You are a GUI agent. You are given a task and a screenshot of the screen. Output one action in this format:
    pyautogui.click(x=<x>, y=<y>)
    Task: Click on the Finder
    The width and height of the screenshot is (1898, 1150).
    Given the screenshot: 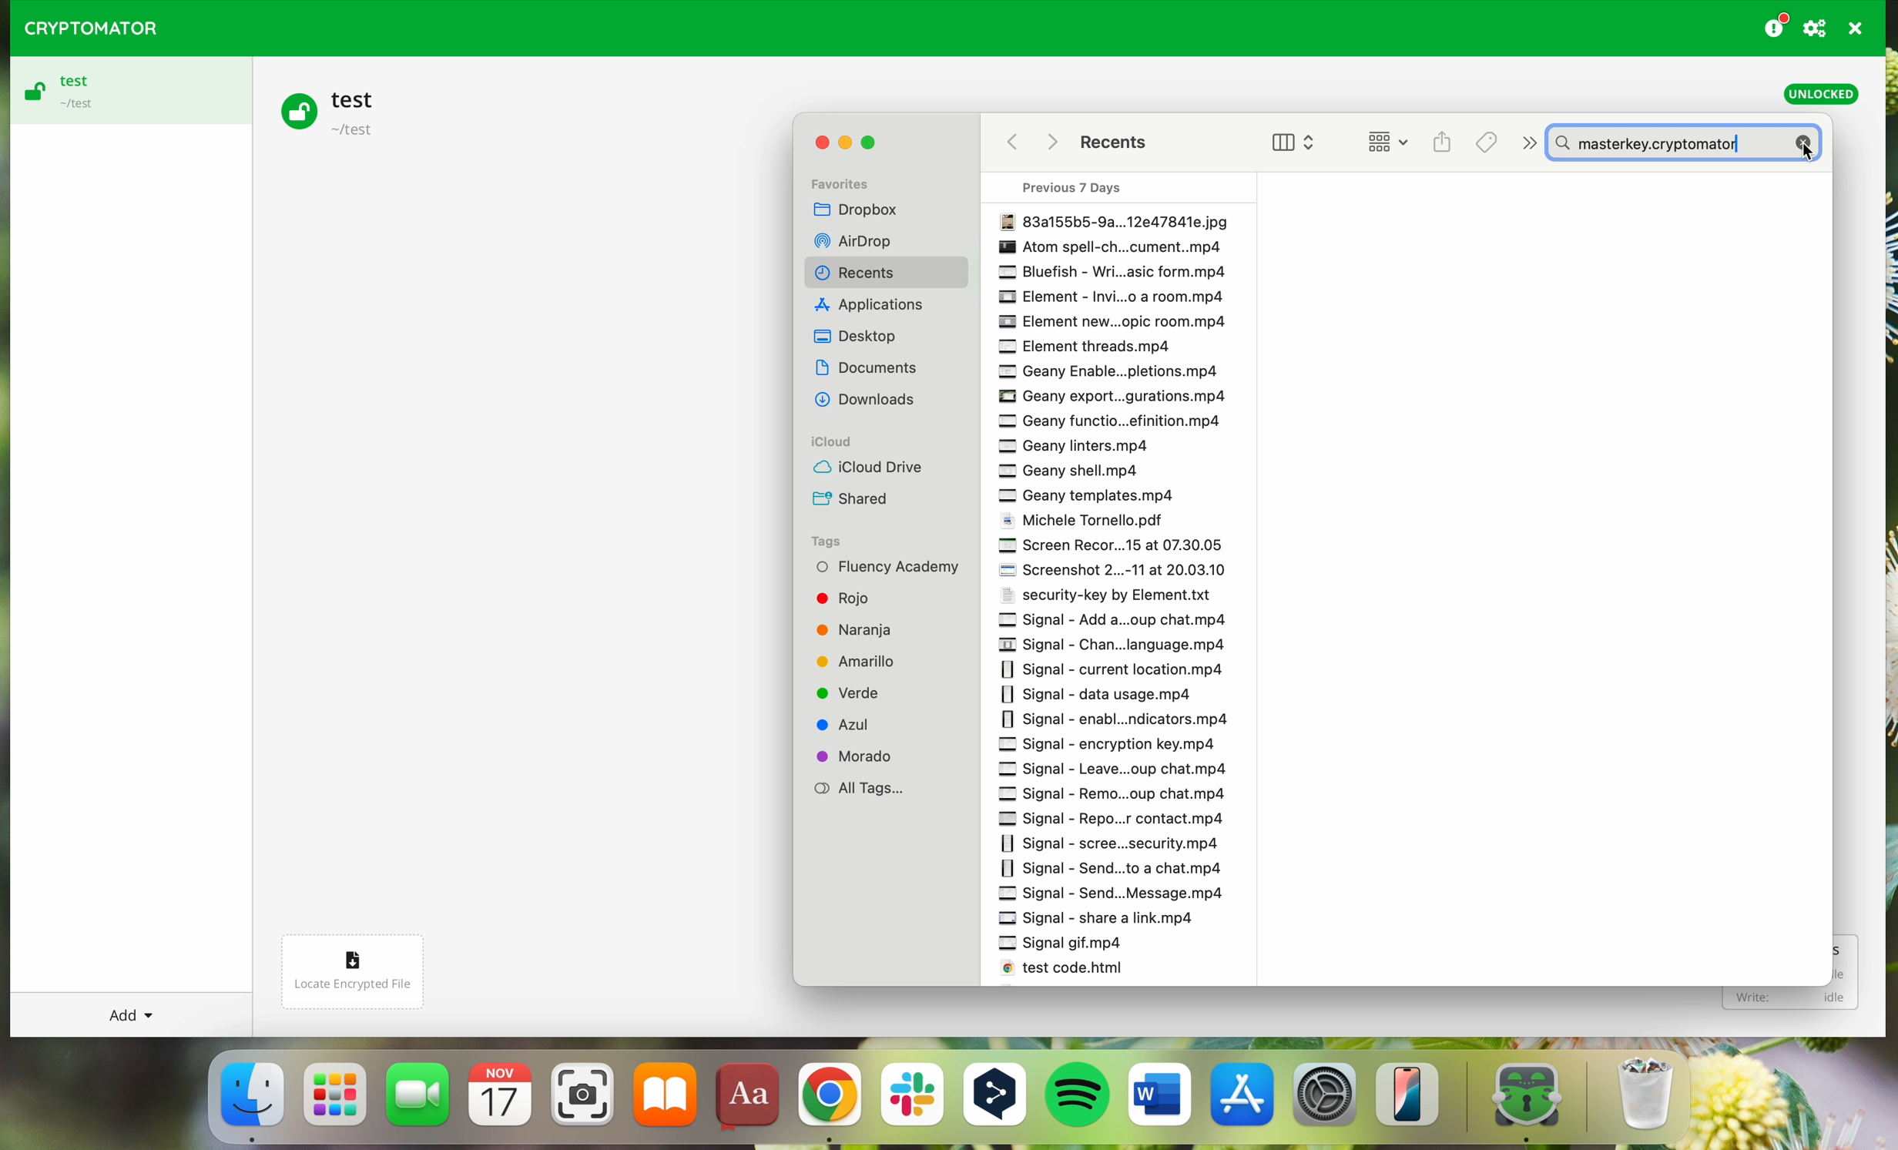 What is the action you would take?
    pyautogui.click(x=250, y=1101)
    